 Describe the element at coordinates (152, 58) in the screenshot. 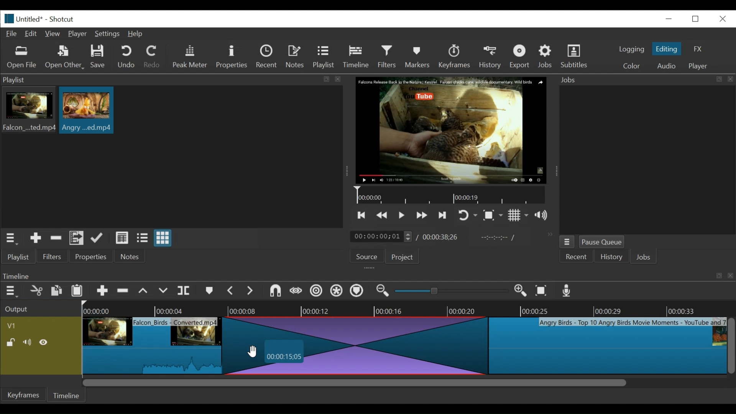

I see `Redo` at that location.